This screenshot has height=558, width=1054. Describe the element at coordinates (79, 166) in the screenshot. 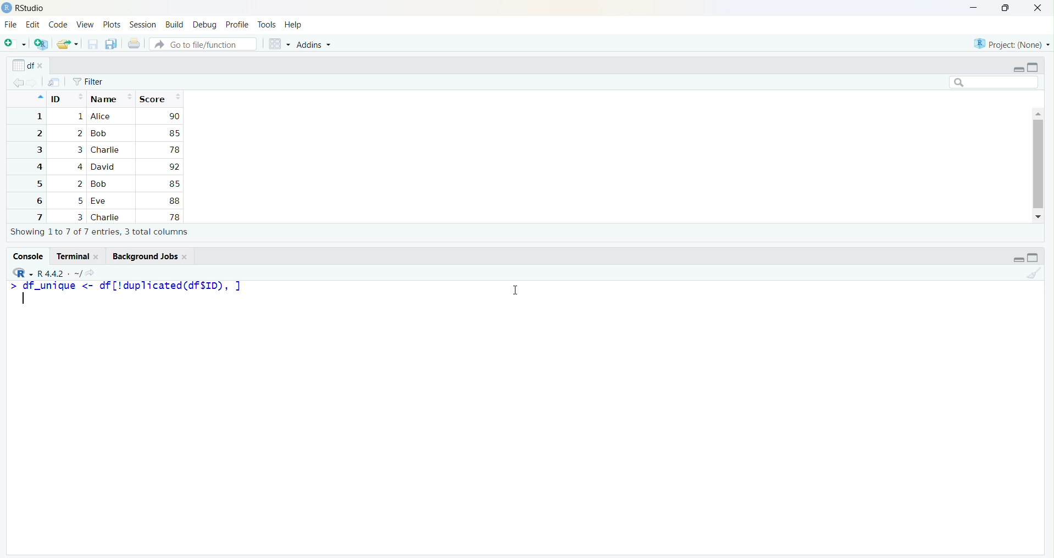

I see `4` at that location.